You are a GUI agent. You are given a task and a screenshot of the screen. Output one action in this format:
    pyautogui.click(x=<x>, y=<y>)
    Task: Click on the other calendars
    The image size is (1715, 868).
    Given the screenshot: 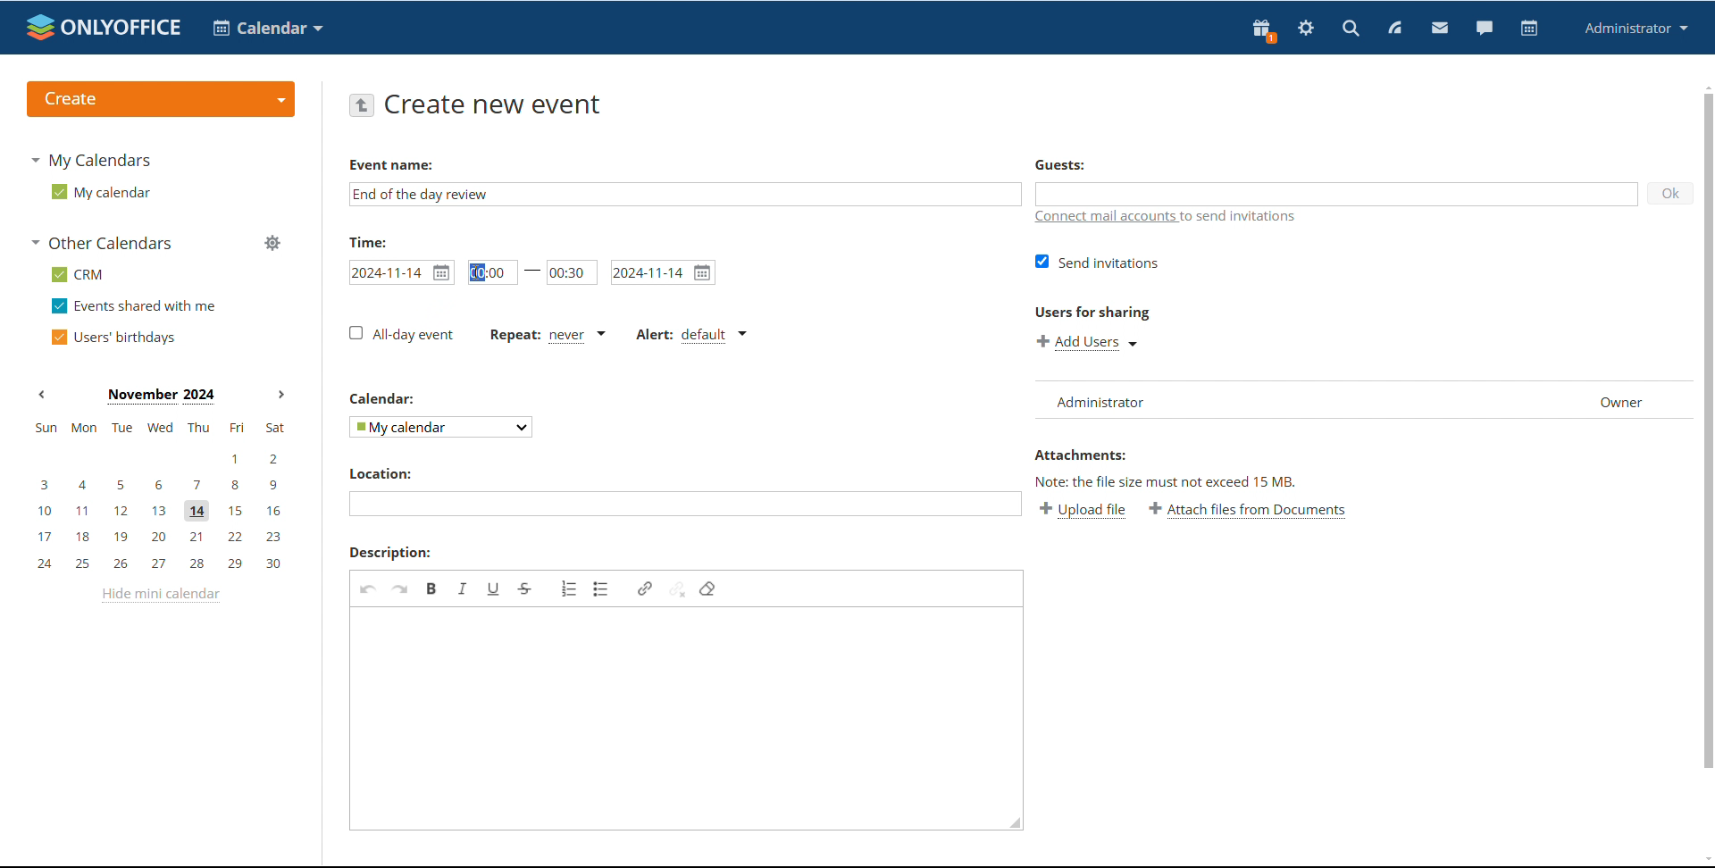 What is the action you would take?
    pyautogui.click(x=104, y=242)
    